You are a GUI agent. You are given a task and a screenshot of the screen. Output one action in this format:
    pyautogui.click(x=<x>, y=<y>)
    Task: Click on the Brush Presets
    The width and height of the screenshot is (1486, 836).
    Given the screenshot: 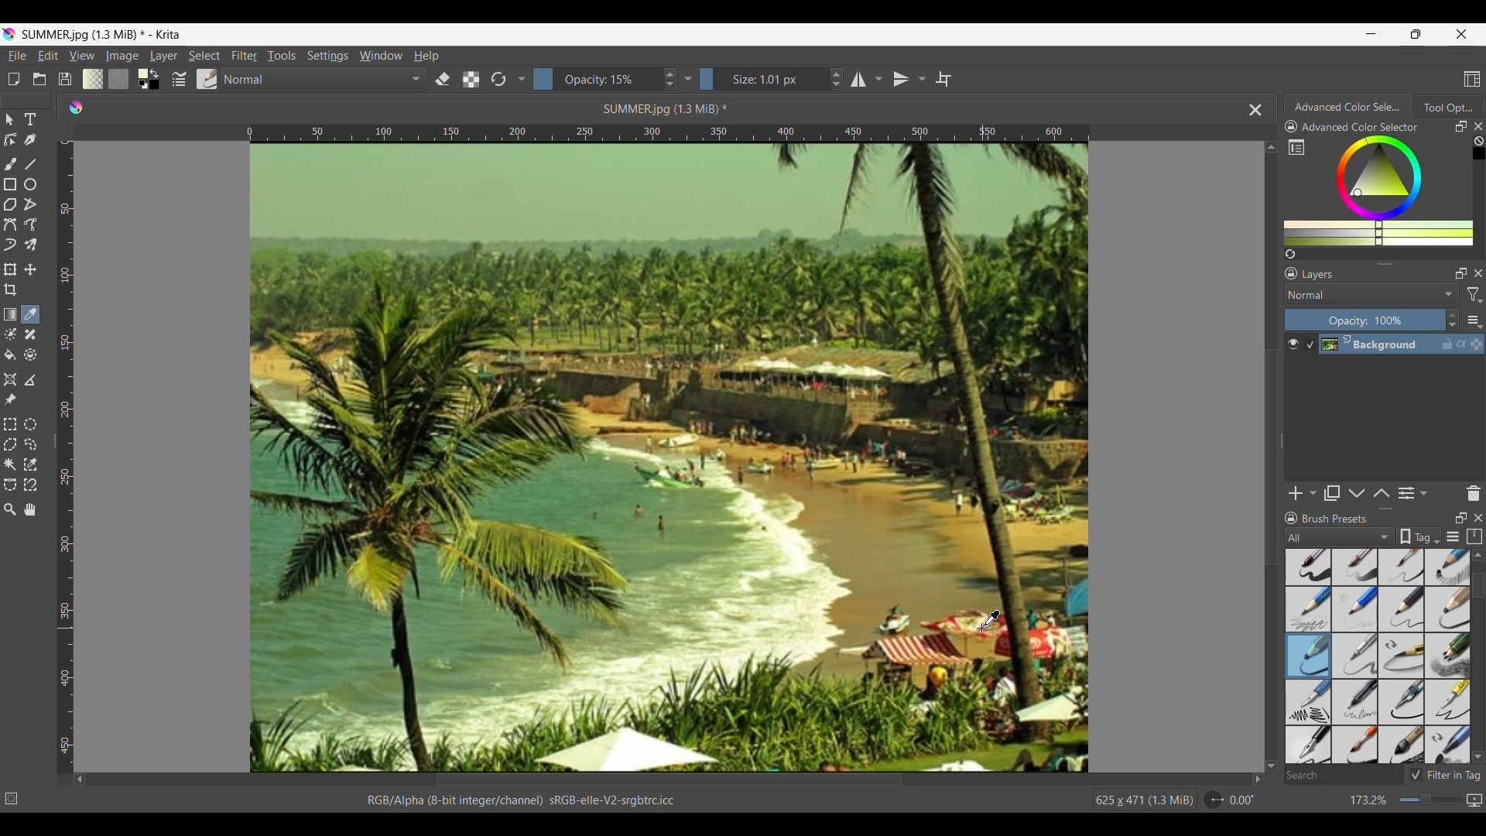 What is the action you would take?
    pyautogui.click(x=1335, y=519)
    